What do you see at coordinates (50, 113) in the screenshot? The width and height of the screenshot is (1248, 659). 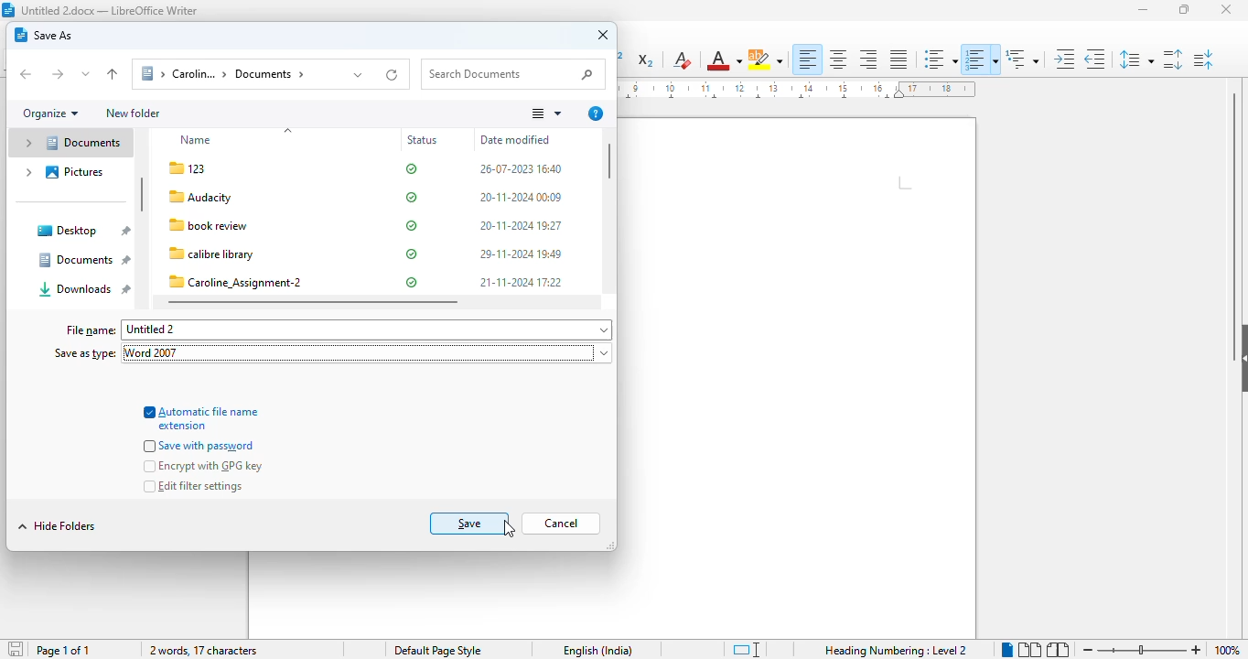 I see `organize` at bounding box center [50, 113].